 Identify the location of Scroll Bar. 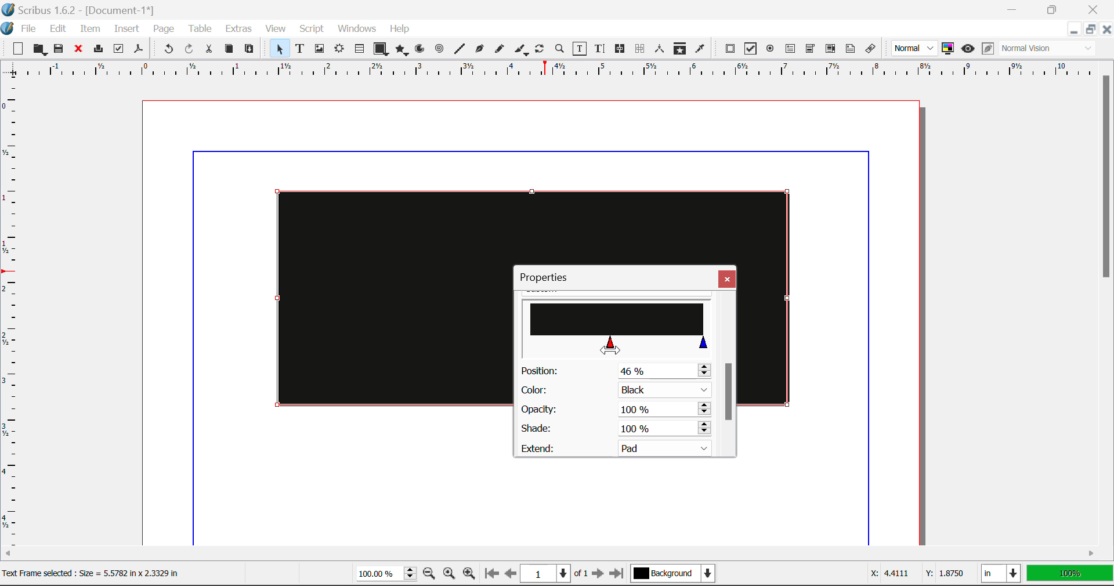
(728, 374).